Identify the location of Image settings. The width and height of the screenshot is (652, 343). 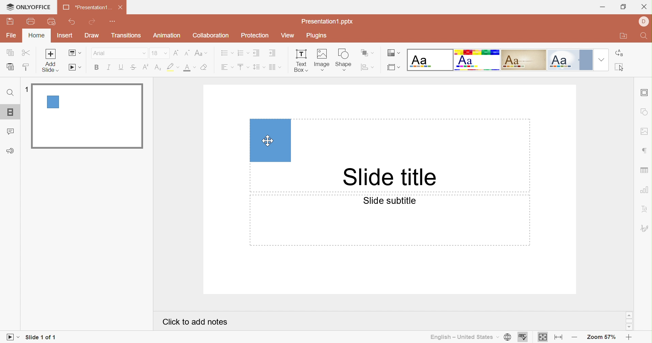
(644, 132).